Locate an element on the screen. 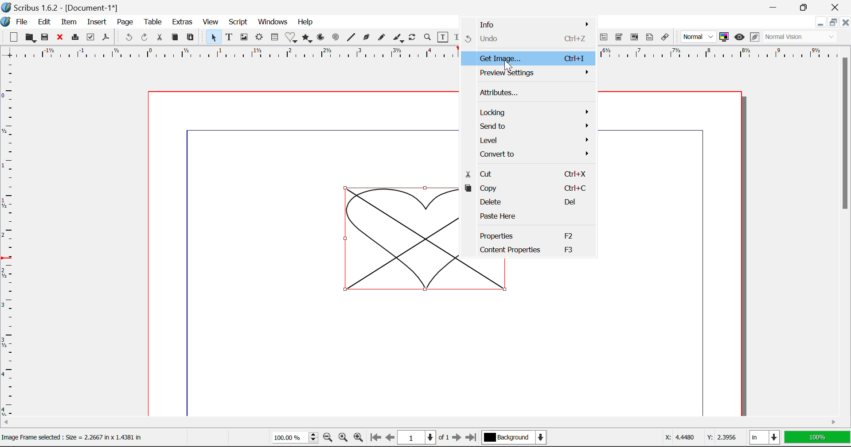 The width and height of the screenshot is (851, 447). Image Frame selected : Size = 2.2667 in x 1.4381 in is located at coordinates (73, 437).